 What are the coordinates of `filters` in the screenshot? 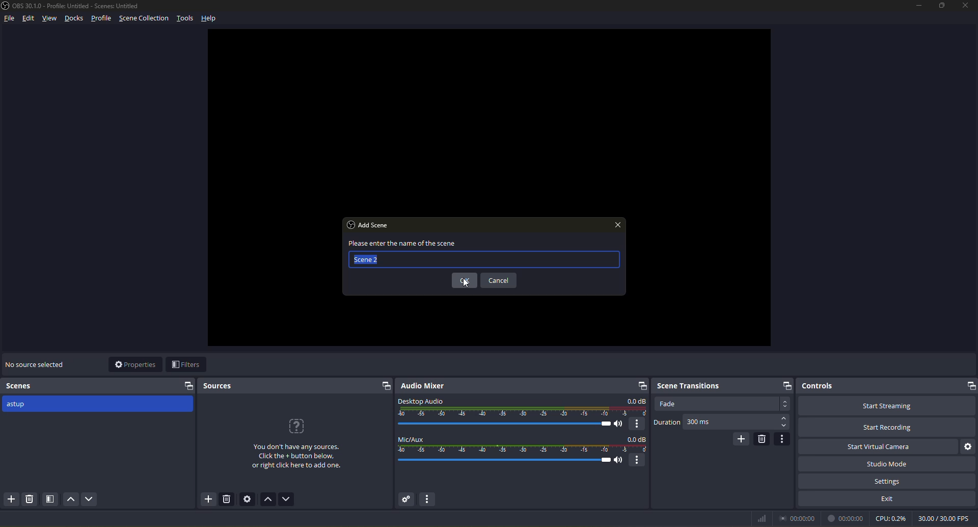 It's located at (185, 364).